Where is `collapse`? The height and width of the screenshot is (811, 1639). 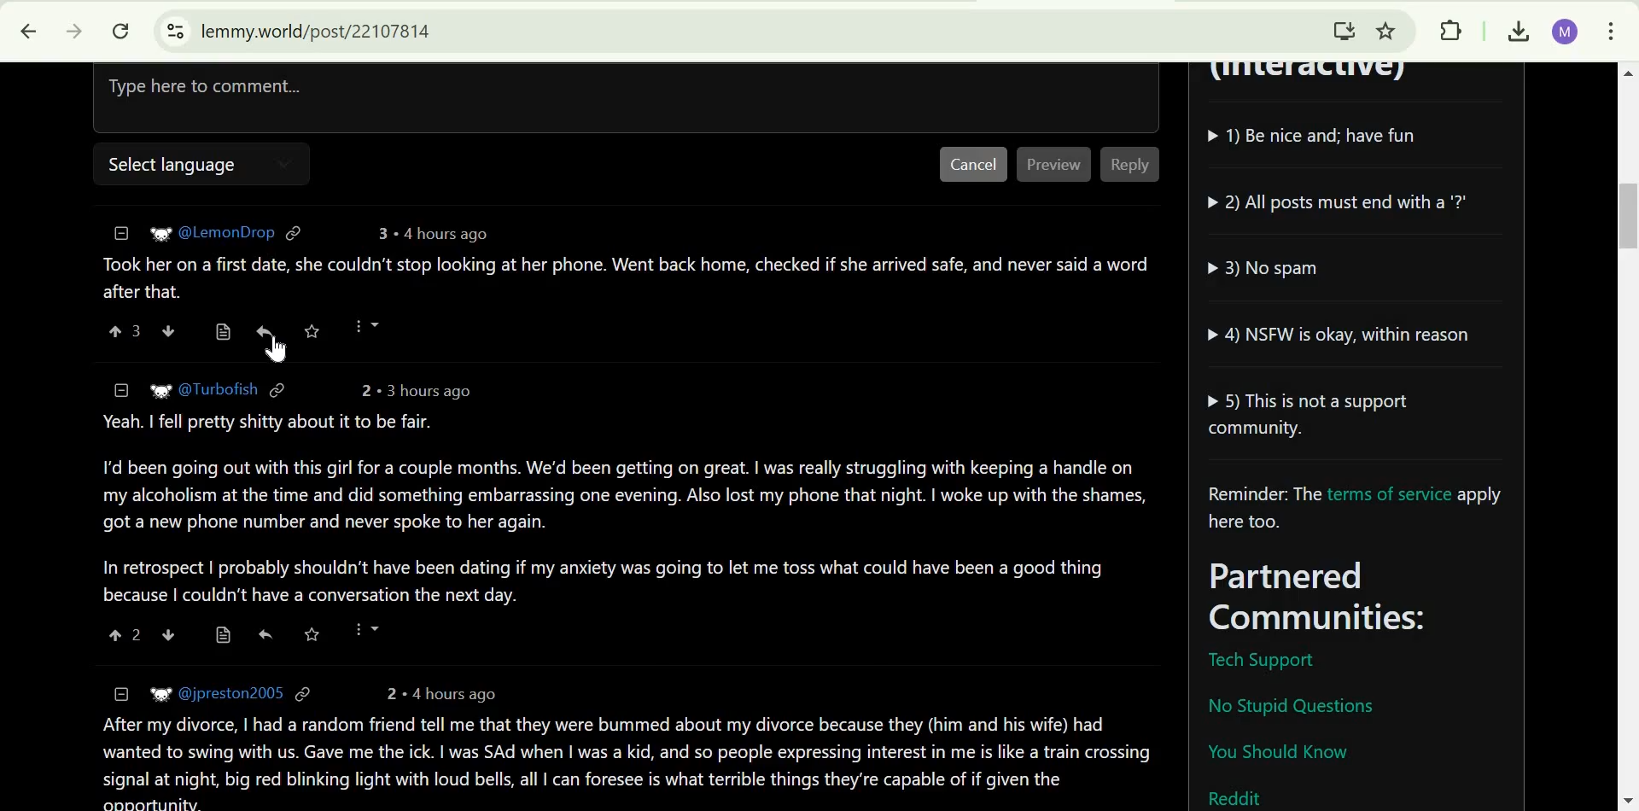 collapse is located at coordinates (120, 692).